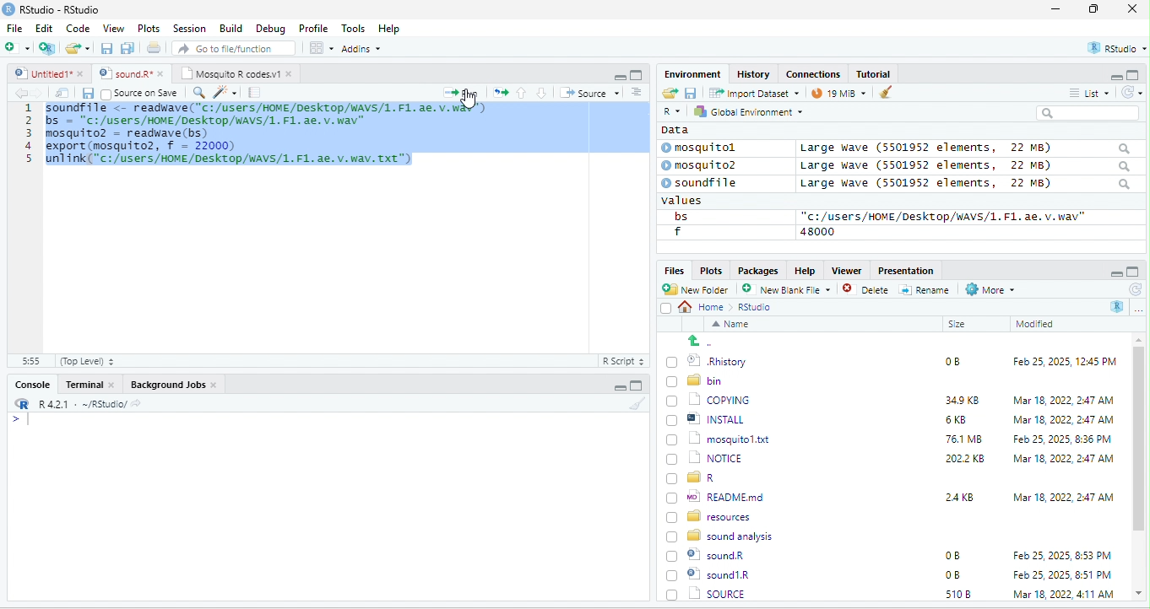  What do you see at coordinates (692, 73) in the screenshot?
I see `Environment` at bounding box center [692, 73].